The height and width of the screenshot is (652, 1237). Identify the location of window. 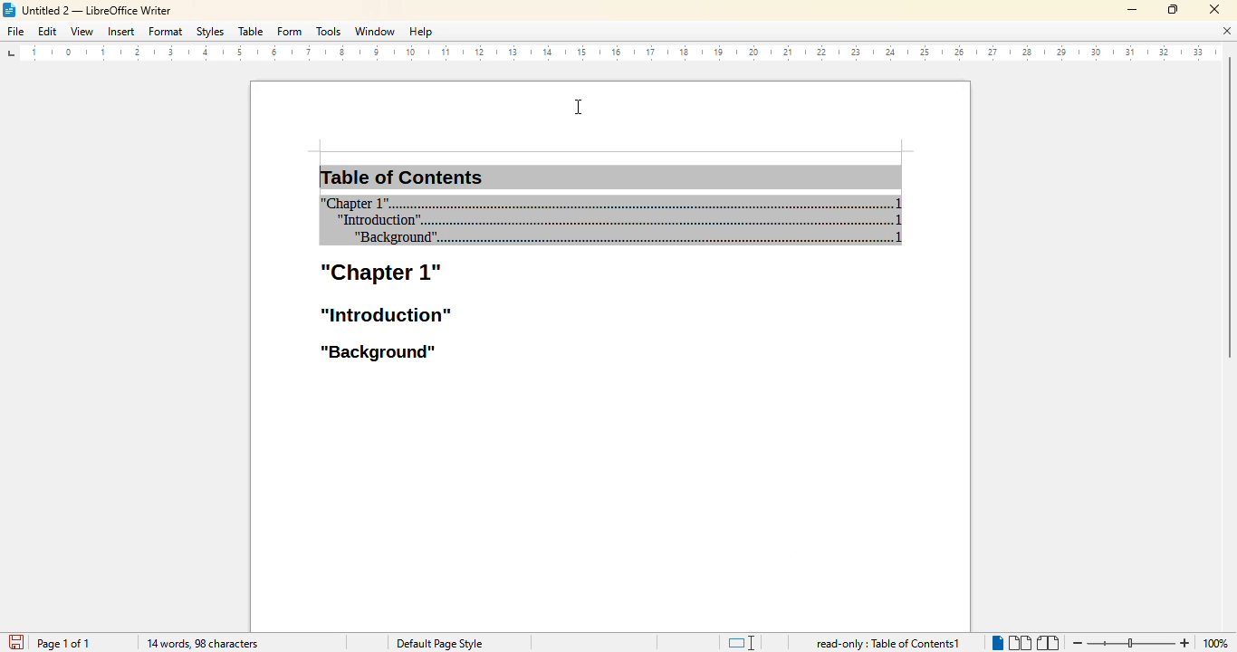
(376, 31).